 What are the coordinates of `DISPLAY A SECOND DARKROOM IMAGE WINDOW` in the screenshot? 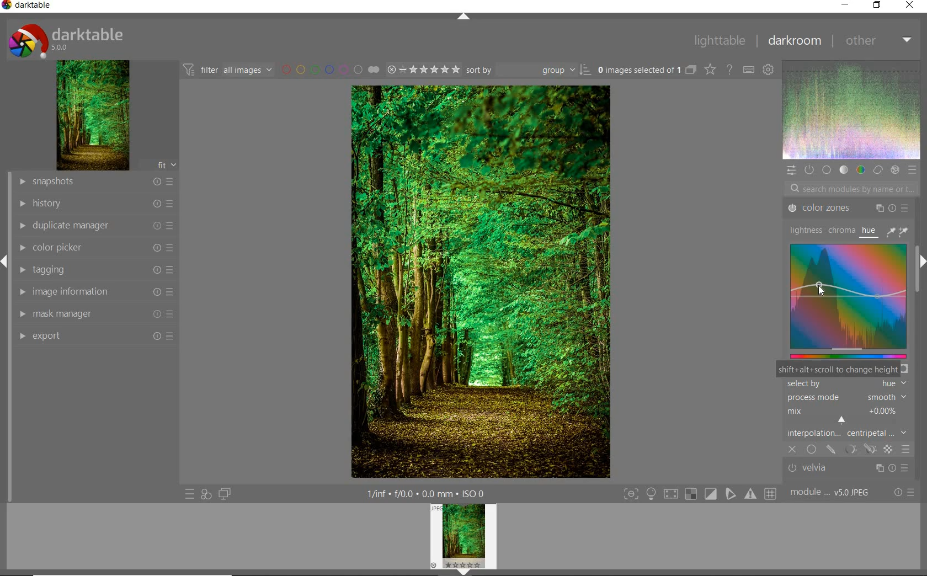 It's located at (225, 495).